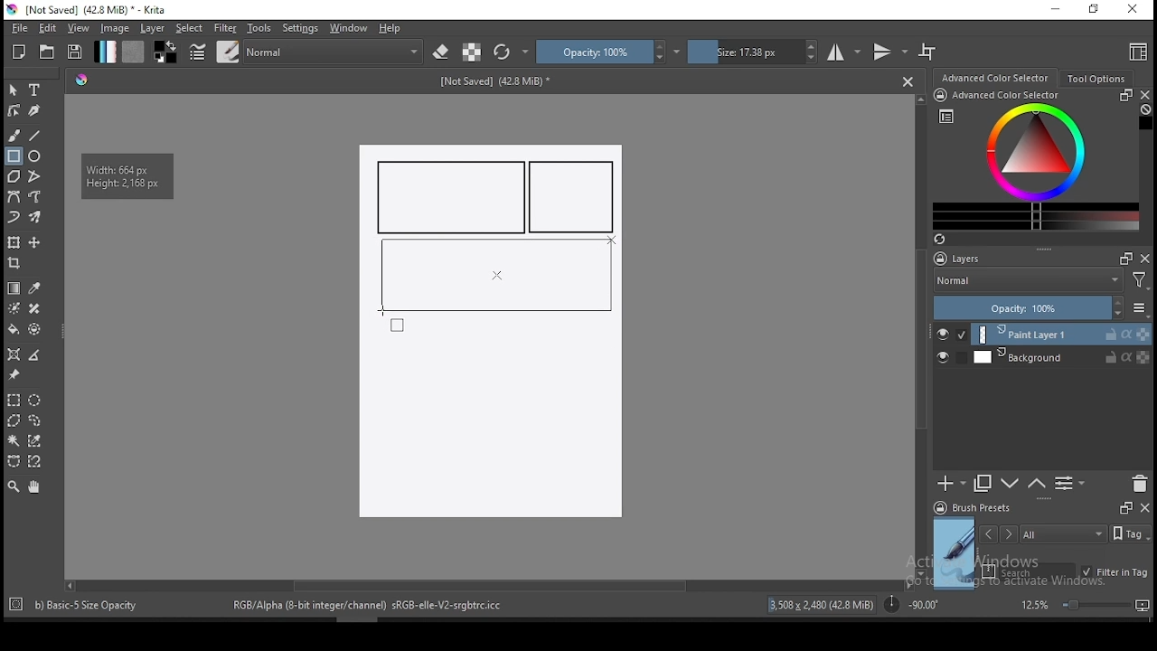 The height and width of the screenshot is (651, 1157). Describe the element at coordinates (608, 52) in the screenshot. I see `opacity` at that location.